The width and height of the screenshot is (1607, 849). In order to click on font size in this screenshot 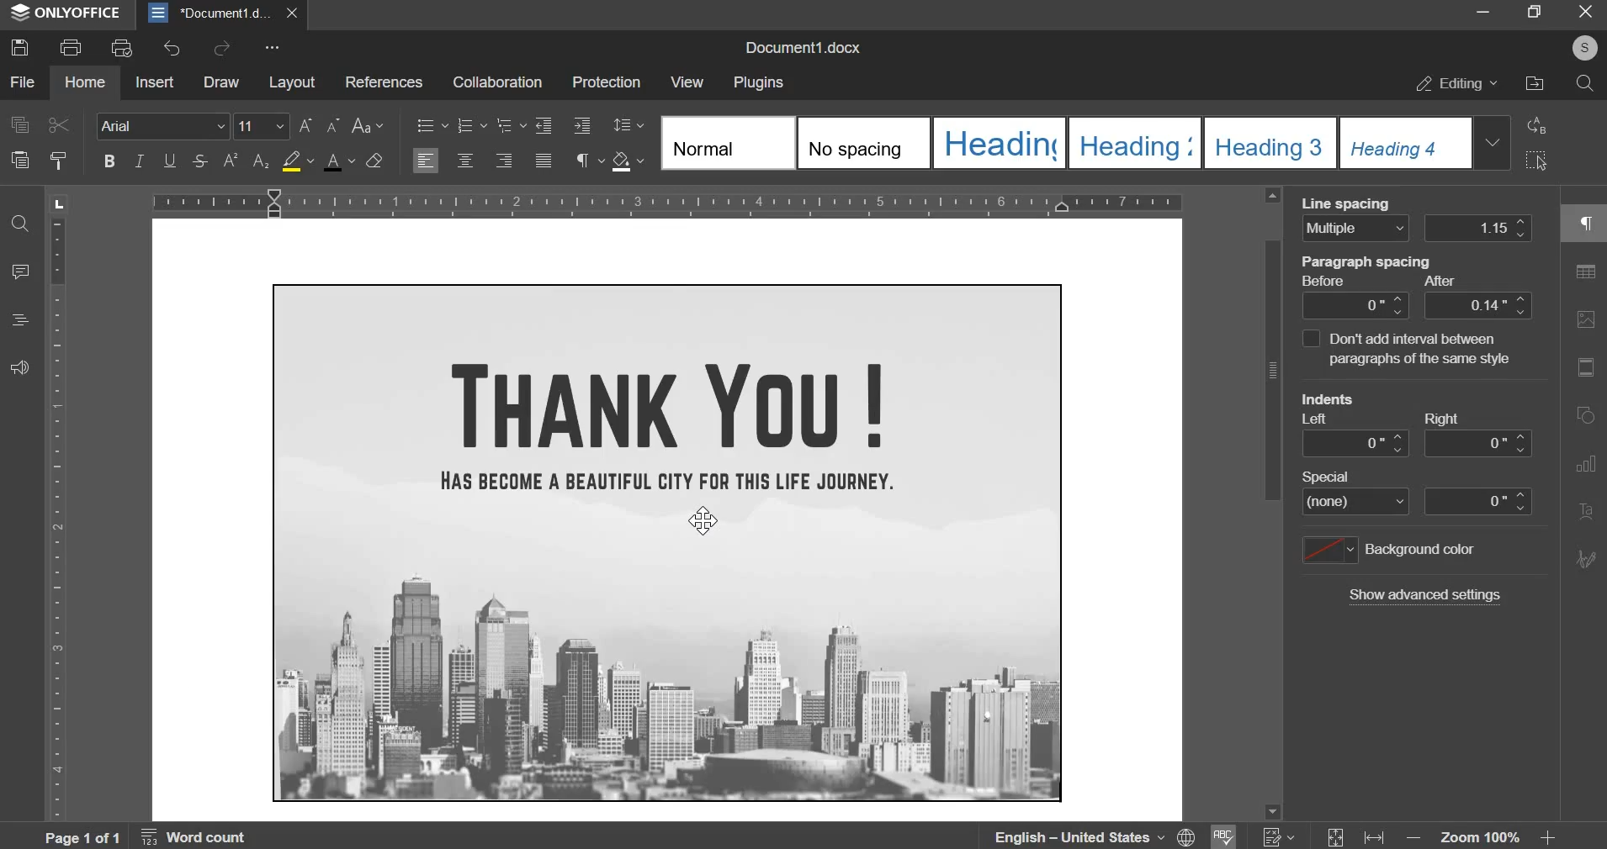, I will do `click(263, 125)`.